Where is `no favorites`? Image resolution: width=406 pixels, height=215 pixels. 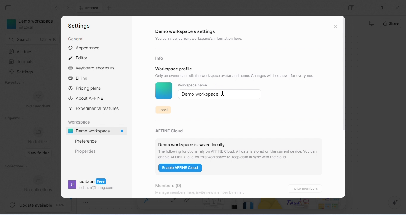
no favorites is located at coordinates (38, 100).